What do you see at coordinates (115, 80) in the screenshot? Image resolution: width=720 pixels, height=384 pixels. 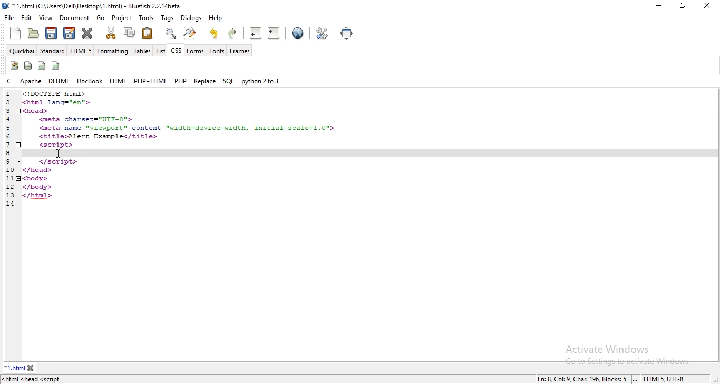 I see `html` at bounding box center [115, 80].